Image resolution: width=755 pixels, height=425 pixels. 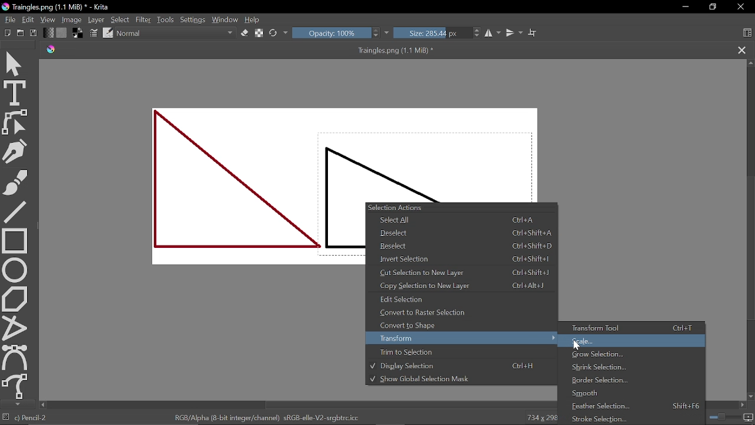 I want to click on Freehand path tool, so click(x=15, y=385).